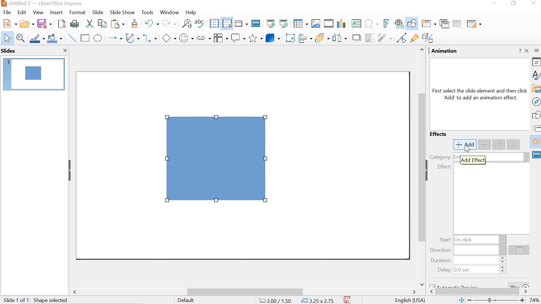  What do you see at coordinates (56, 13) in the screenshot?
I see `insert` at bounding box center [56, 13].